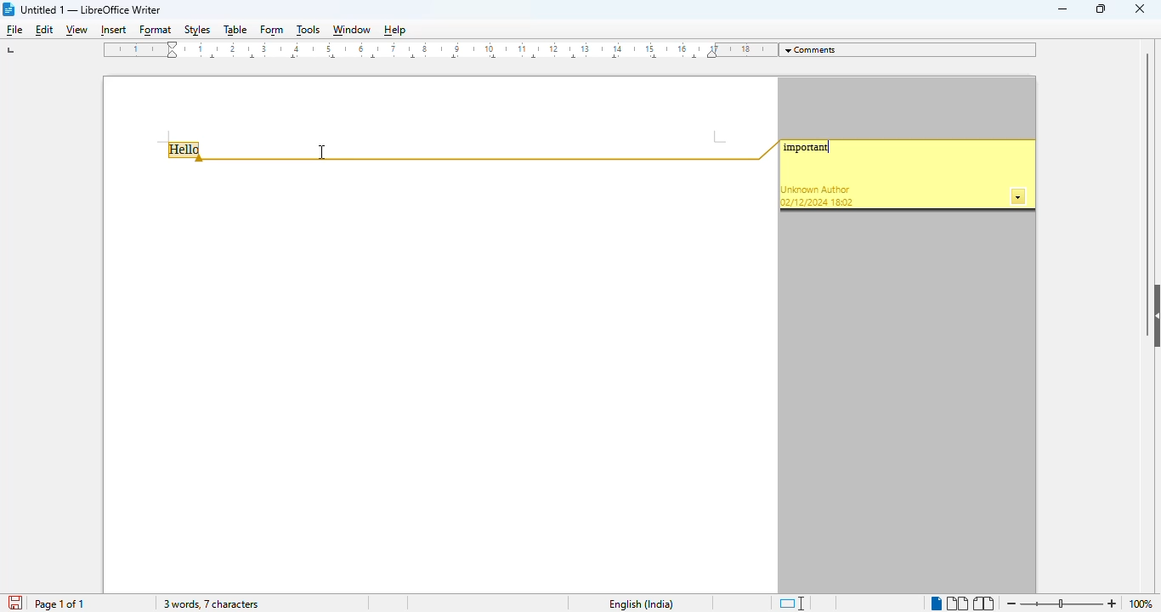 The width and height of the screenshot is (1161, 612). I want to click on zoom out, so click(1012, 603).